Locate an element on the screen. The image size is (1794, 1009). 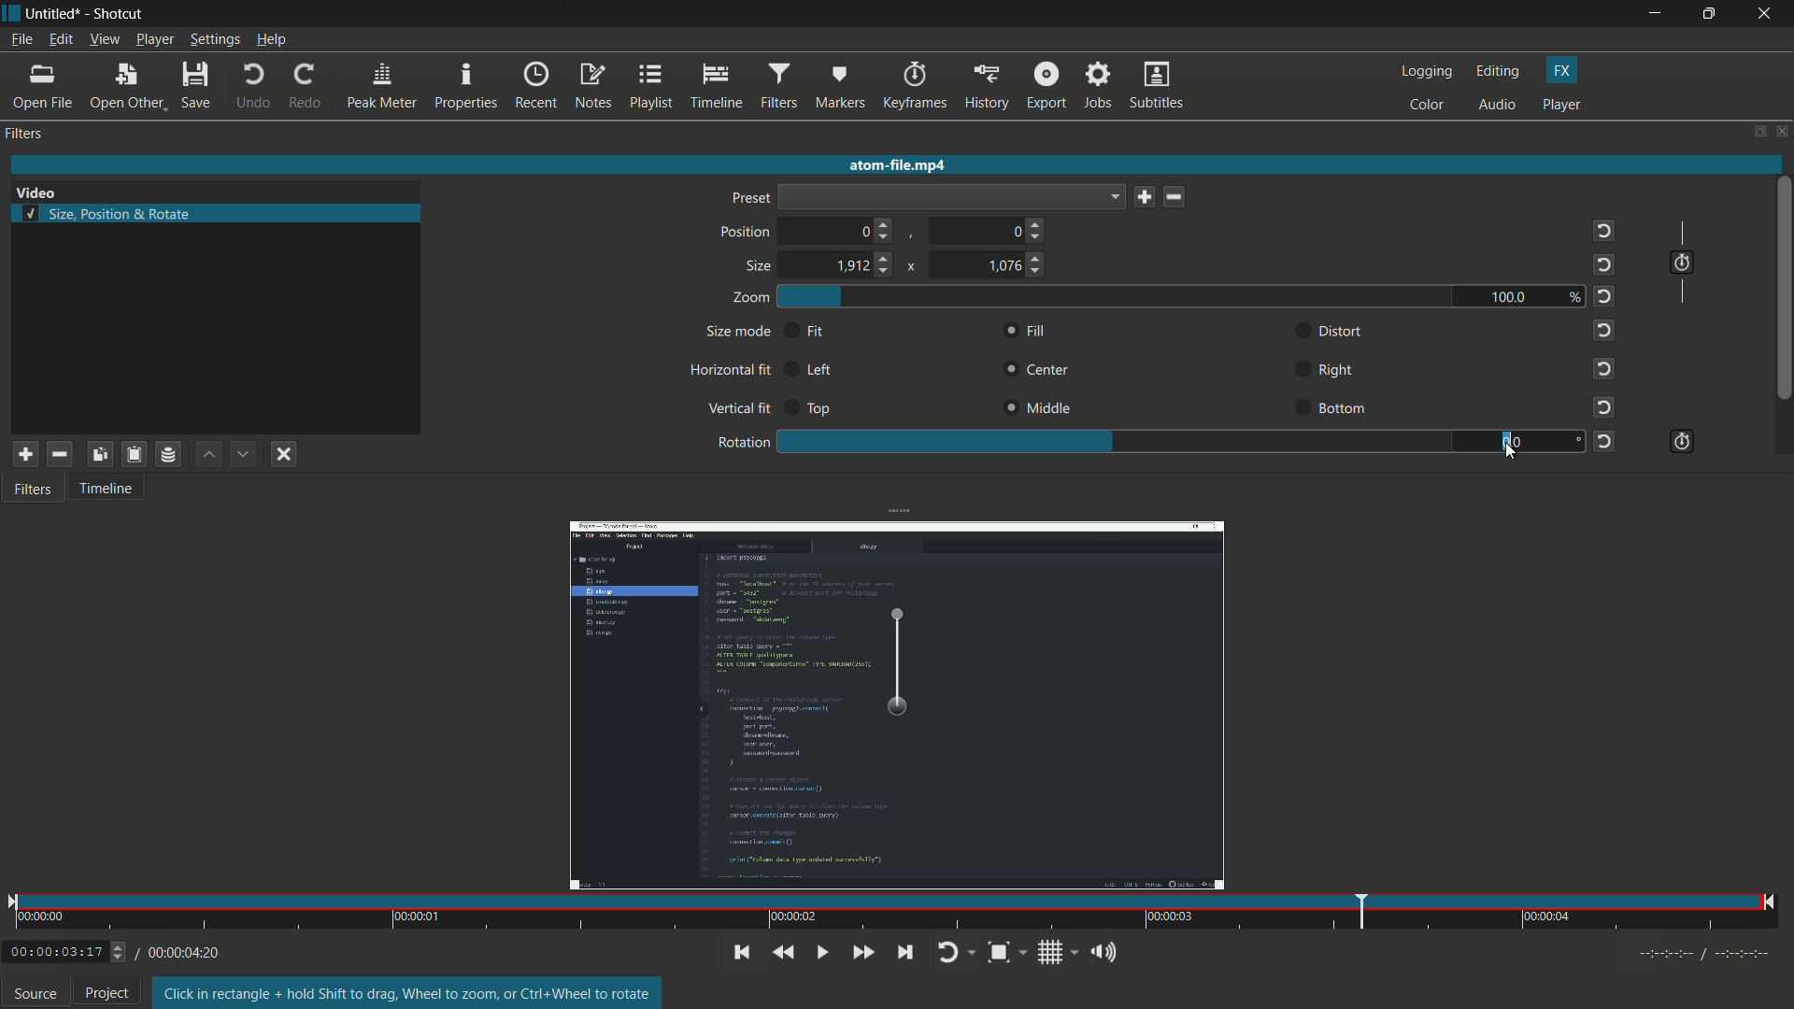
untitled is located at coordinates (53, 14).